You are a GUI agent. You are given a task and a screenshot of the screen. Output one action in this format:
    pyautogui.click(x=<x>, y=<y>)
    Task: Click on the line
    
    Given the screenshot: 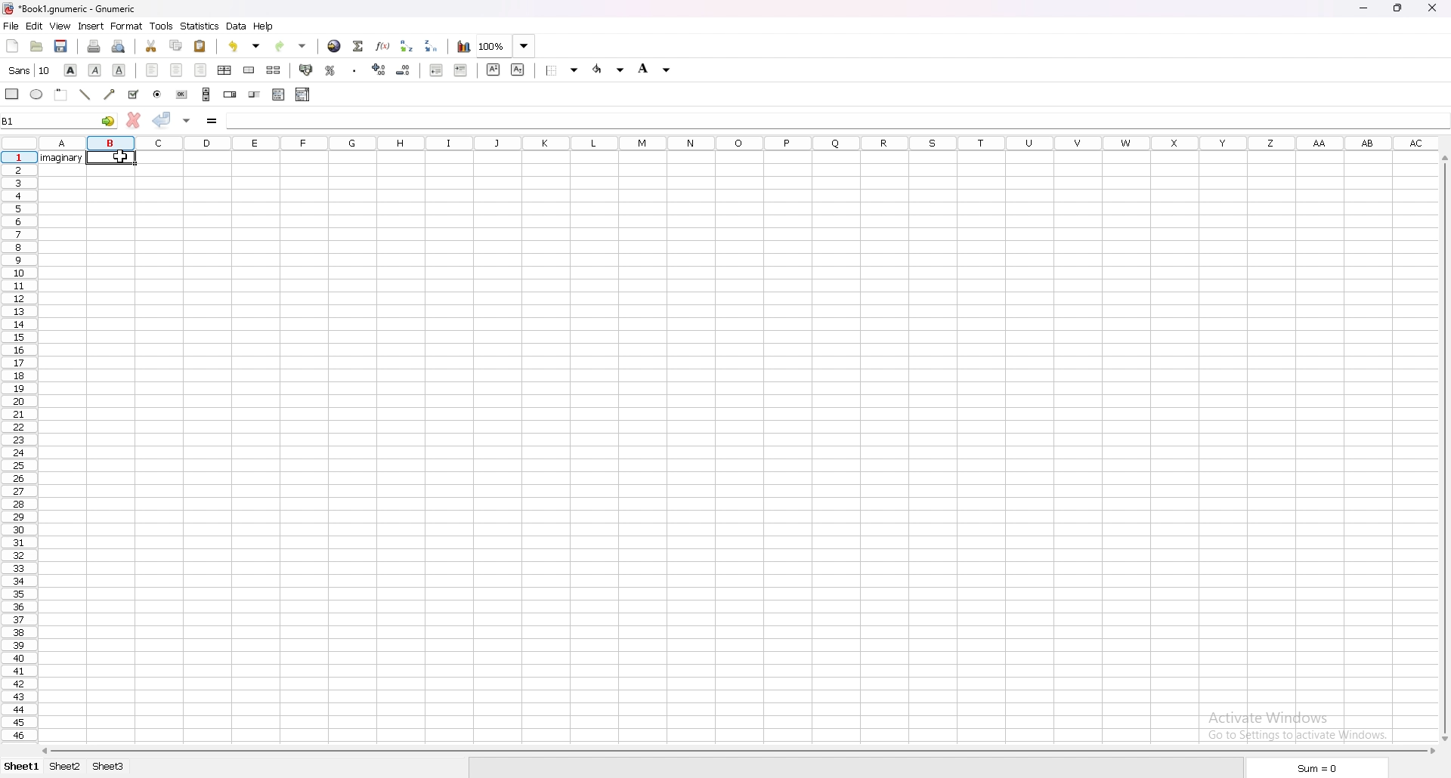 What is the action you would take?
    pyautogui.click(x=85, y=94)
    